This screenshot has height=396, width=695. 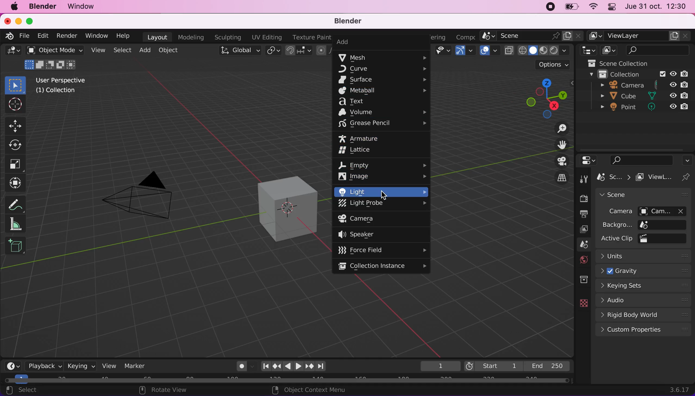 I want to click on grease pencil, so click(x=382, y=123).